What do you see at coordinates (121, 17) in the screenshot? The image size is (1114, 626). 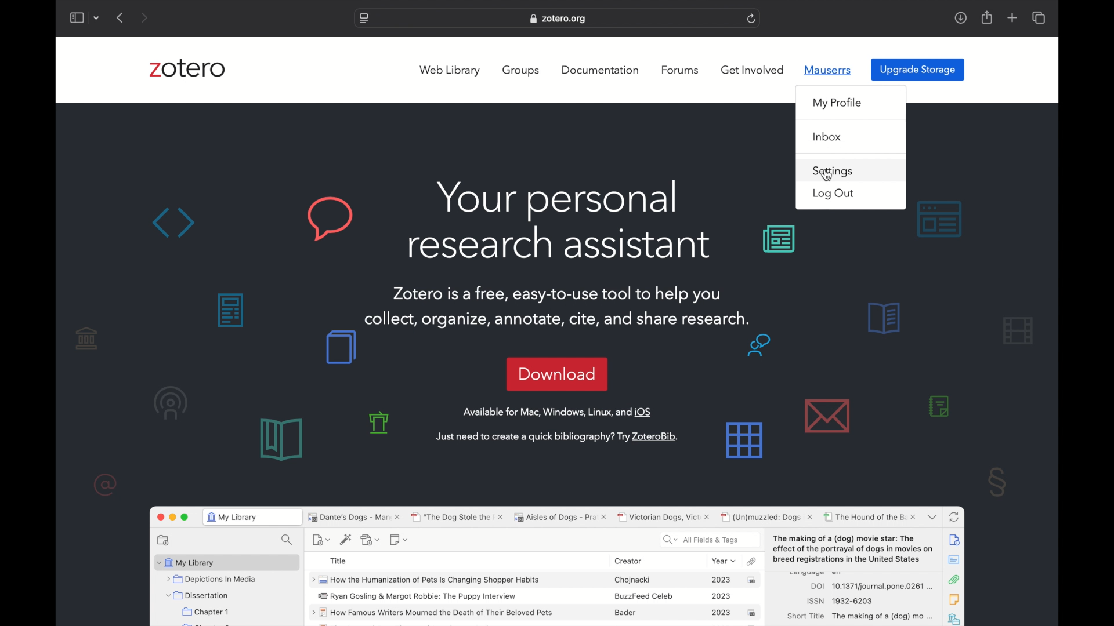 I see `previous` at bounding box center [121, 17].